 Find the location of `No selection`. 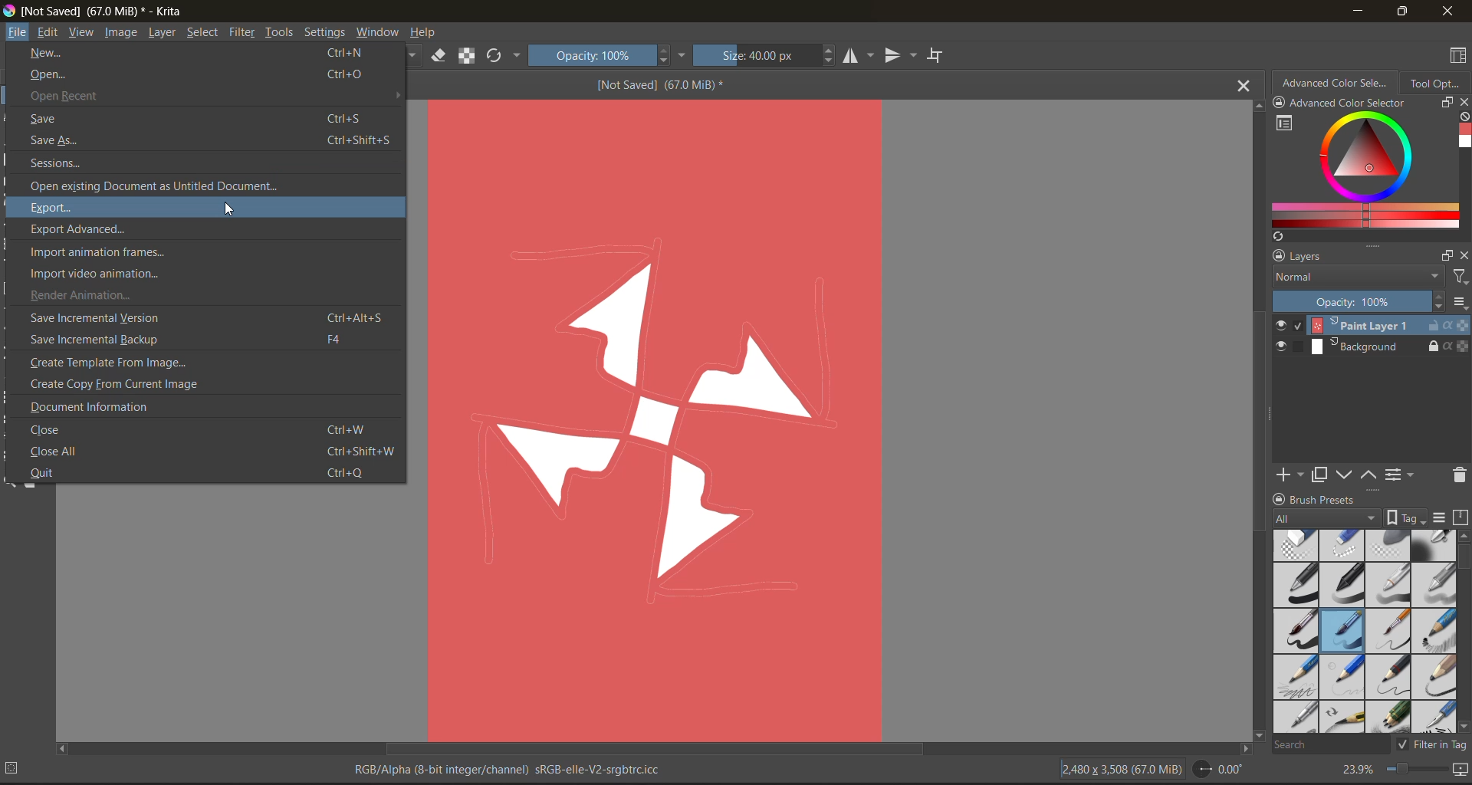

No selection is located at coordinates (17, 768).